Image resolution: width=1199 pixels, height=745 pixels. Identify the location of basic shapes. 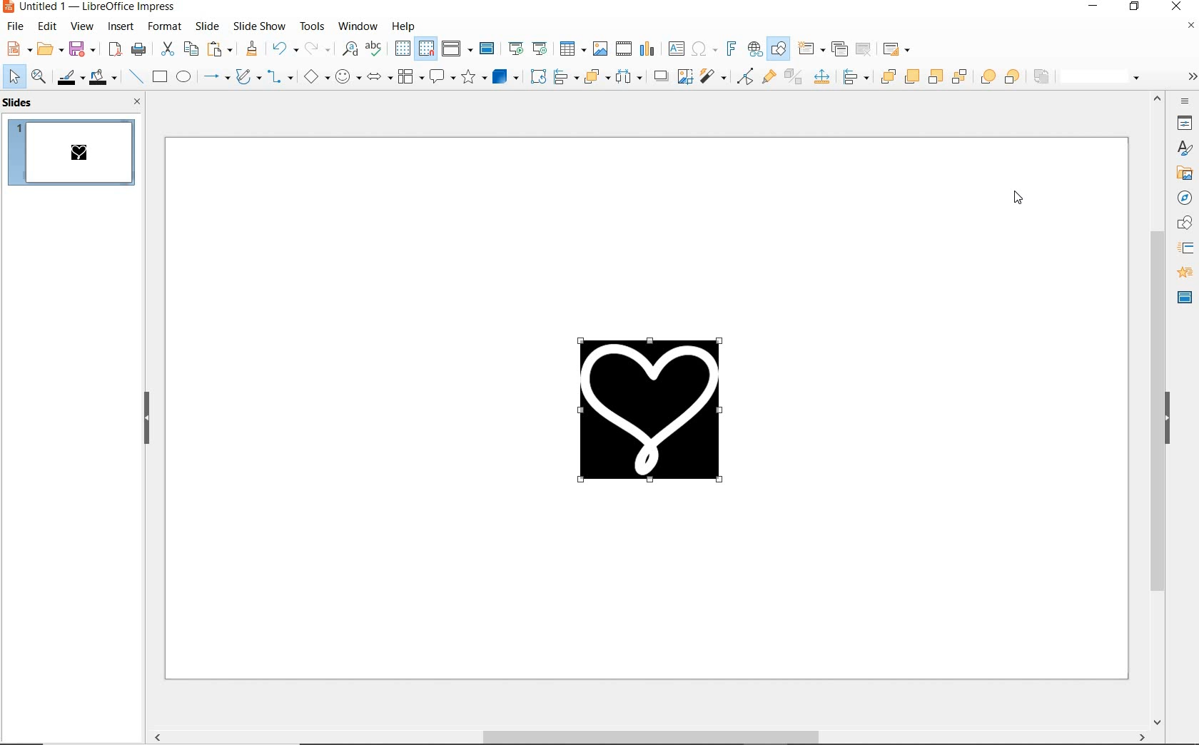
(315, 78).